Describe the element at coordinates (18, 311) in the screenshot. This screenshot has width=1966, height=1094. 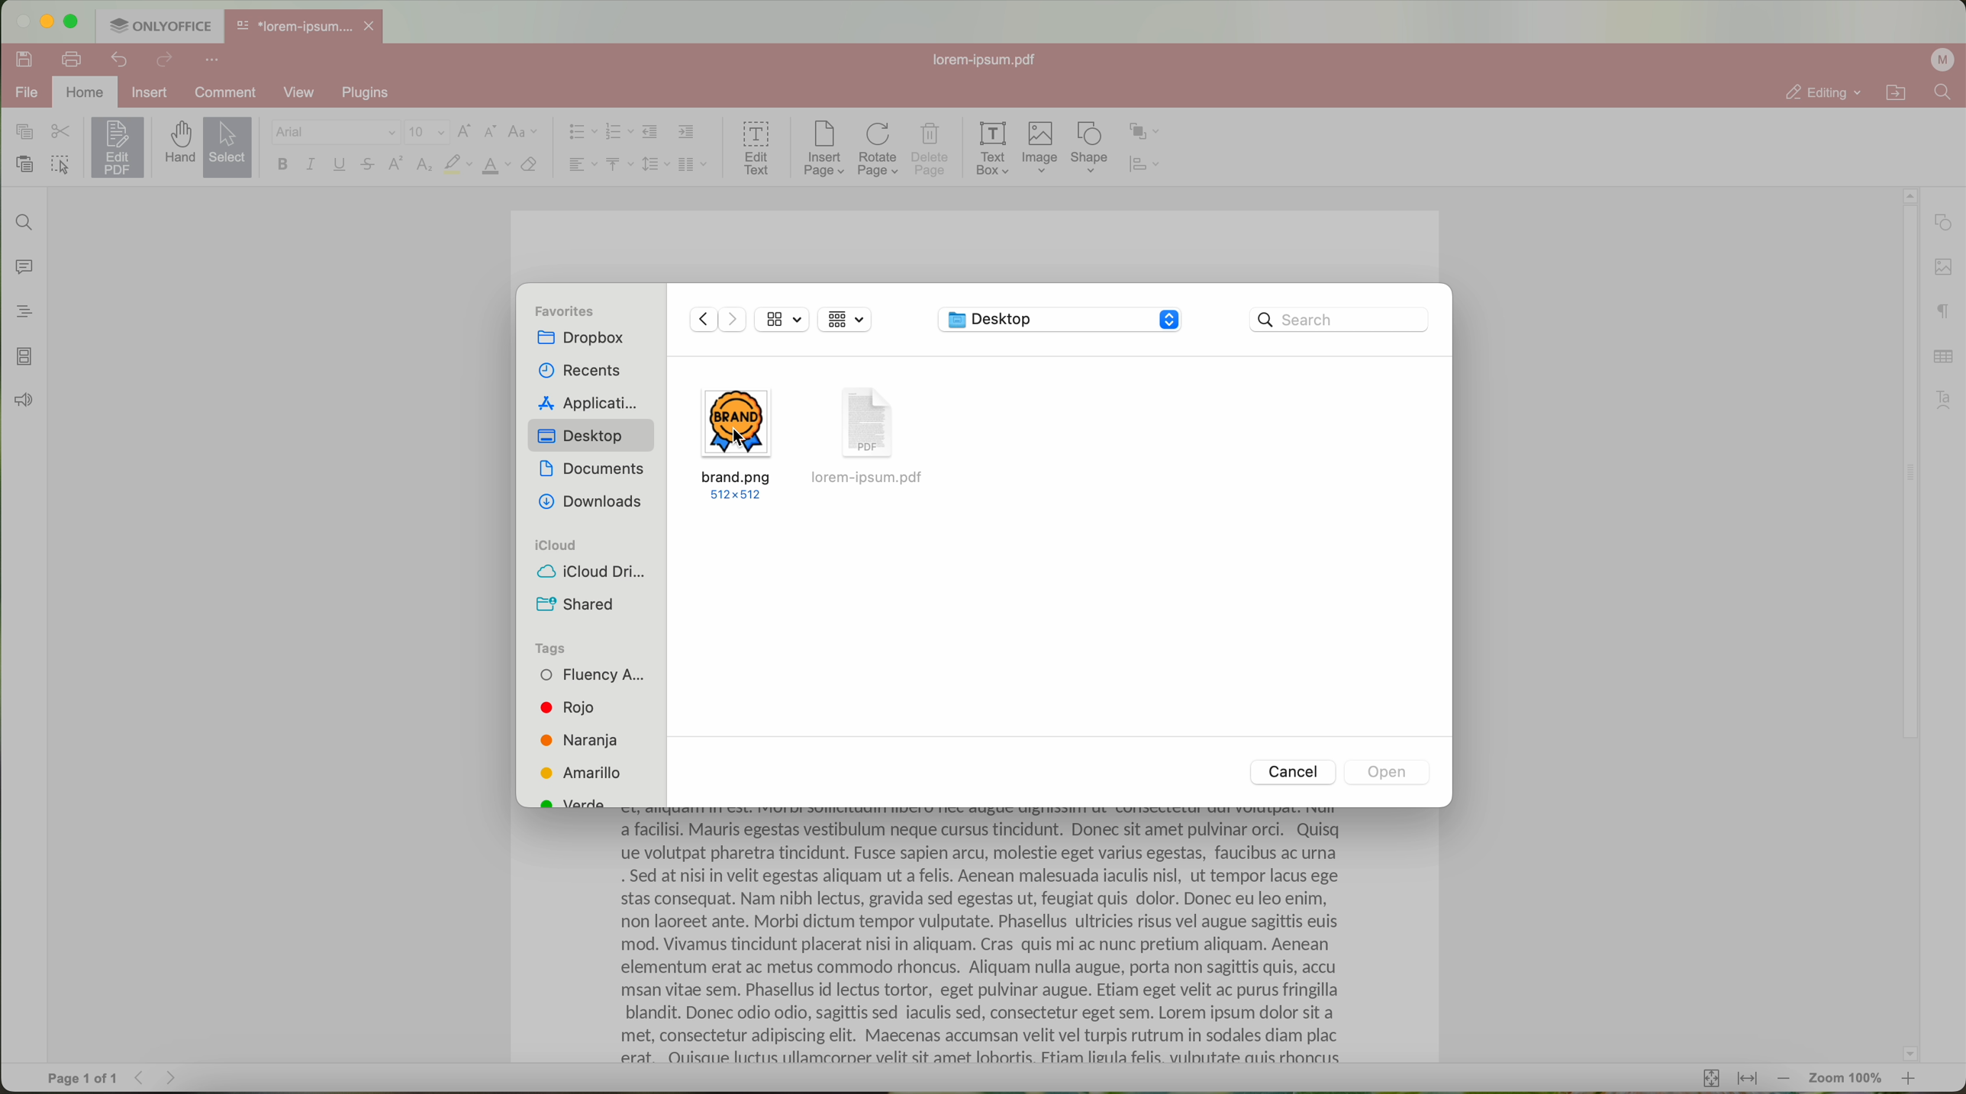
I see `headings` at that location.